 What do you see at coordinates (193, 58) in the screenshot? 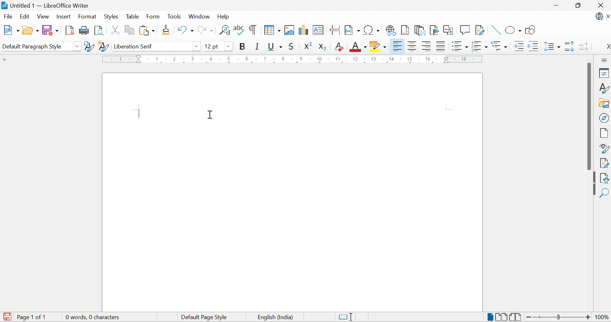
I see `3` at bounding box center [193, 58].